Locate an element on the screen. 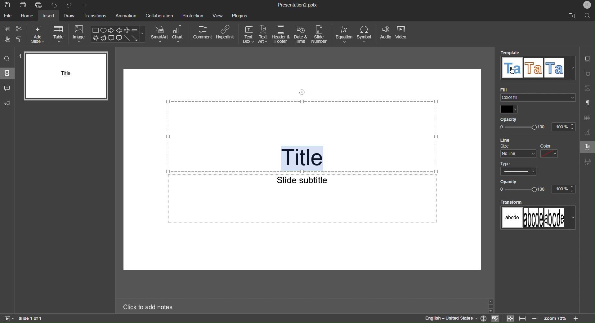 This screenshot has height=323, width=595. View is located at coordinates (219, 15).